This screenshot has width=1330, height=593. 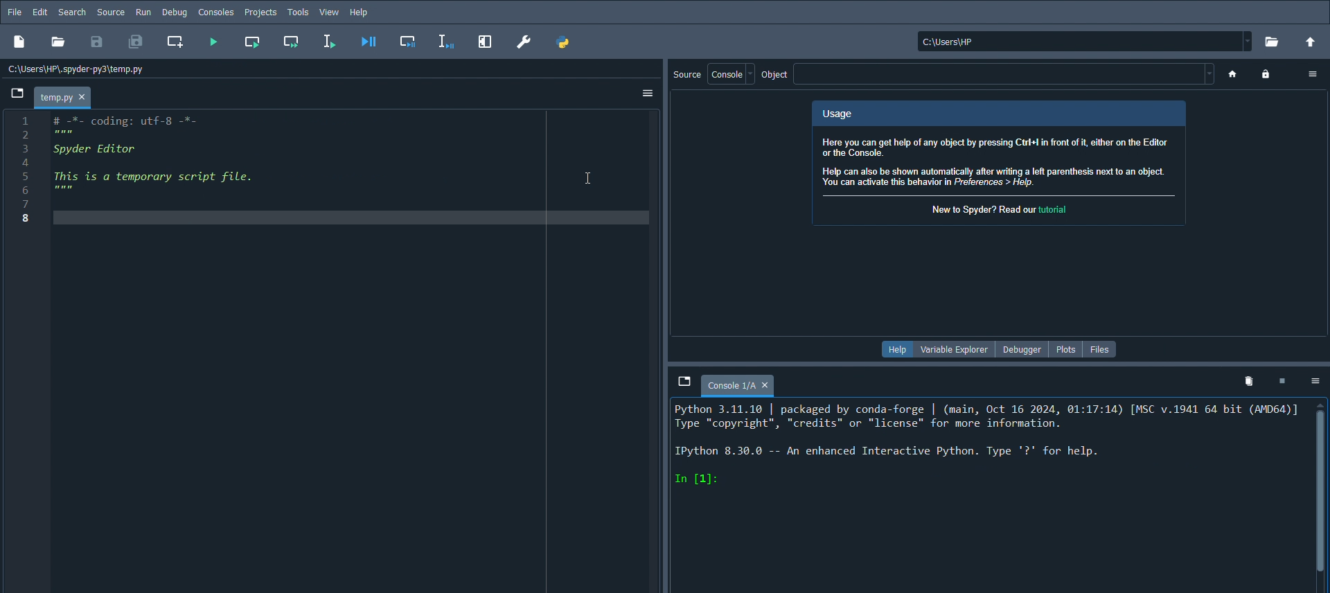 I want to click on Console log, so click(x=980, y=444).